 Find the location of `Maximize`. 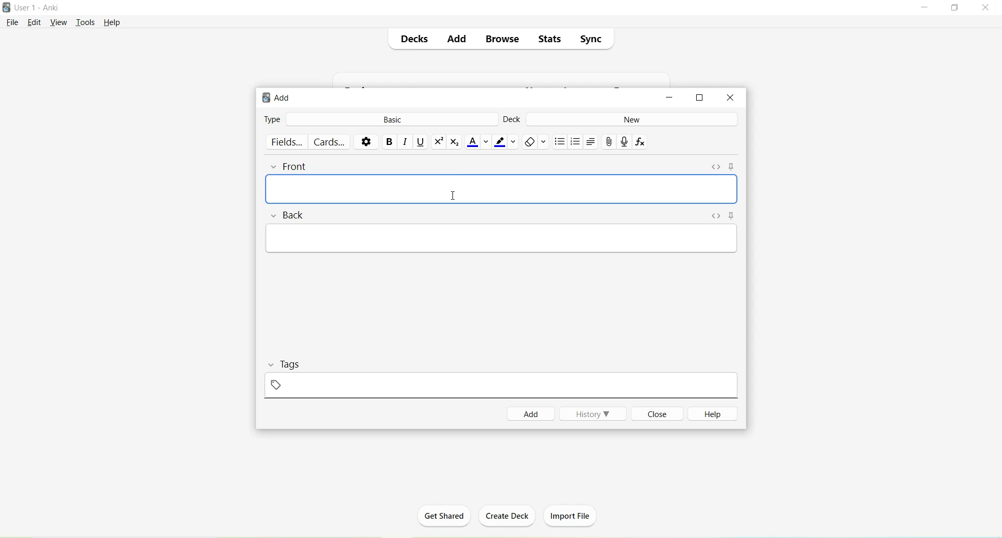

Maximize is located at coordinates (955, 8).